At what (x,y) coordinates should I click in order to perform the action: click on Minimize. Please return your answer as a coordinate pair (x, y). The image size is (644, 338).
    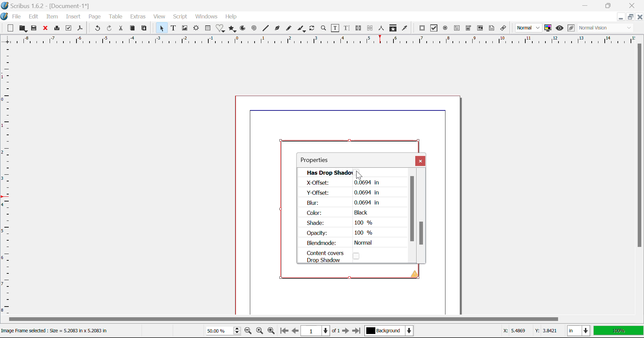
    Looking at the image, I should click on (609, 5).